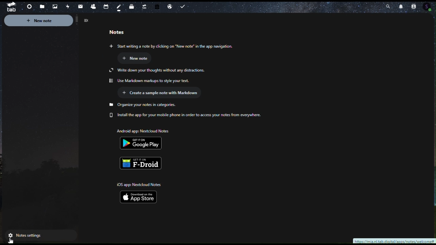  What do you see at coordinates (394, 241) in the screenshot?
I see `URL` at bounding box center [394, 241].